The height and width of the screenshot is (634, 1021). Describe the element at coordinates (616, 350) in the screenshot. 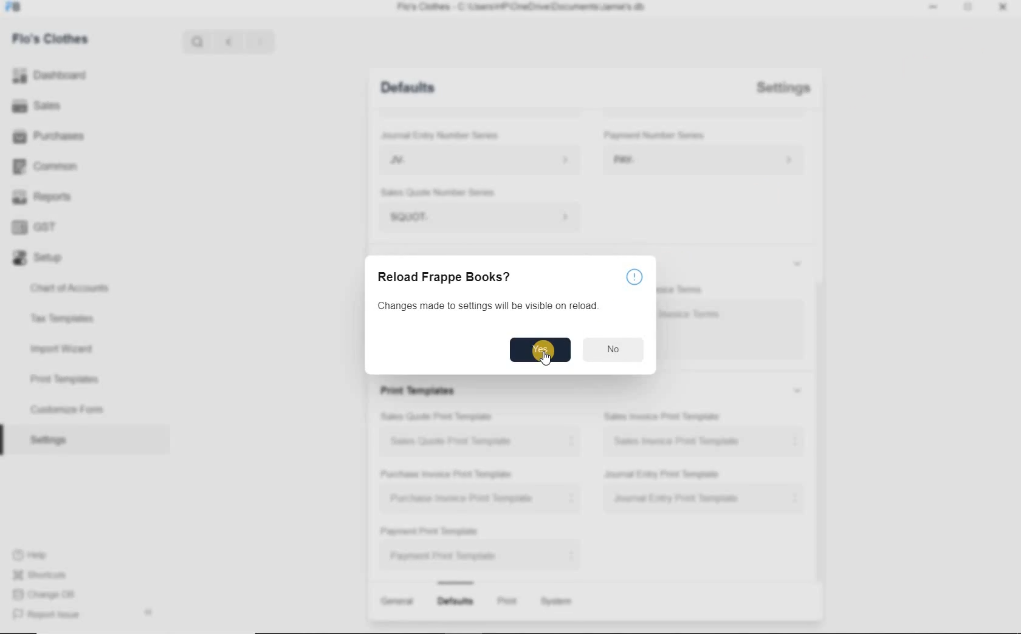

I see `No` at that location.